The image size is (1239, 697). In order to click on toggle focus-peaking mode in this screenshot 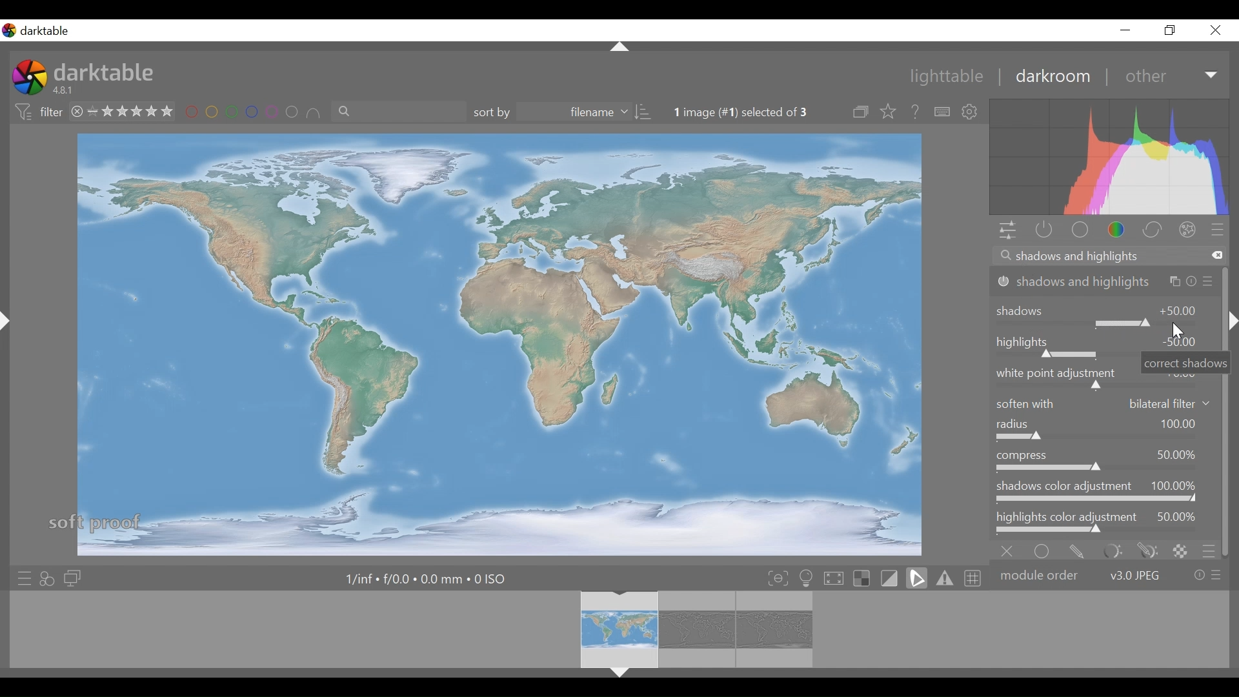, I will do `click(778, 578)`.